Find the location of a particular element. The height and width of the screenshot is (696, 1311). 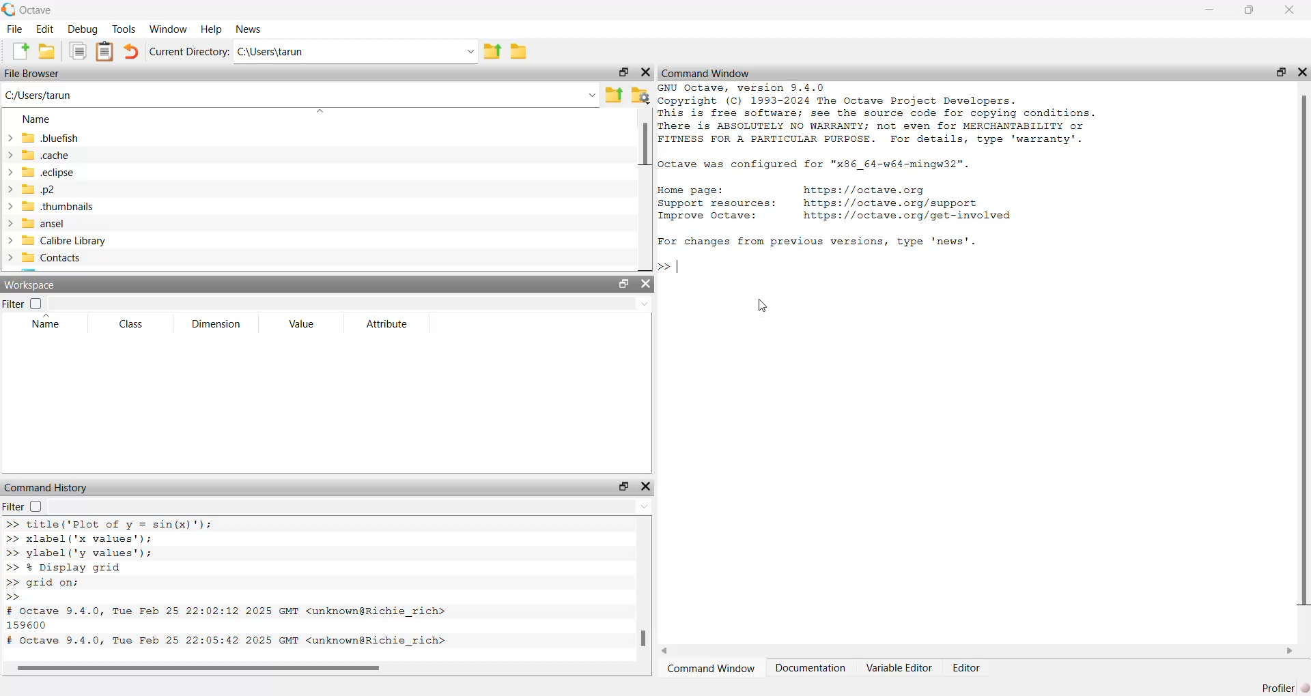

Window is located at coordinates (170, 29).